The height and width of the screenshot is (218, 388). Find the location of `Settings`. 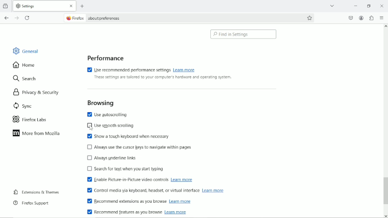

Settings is located at coordinates (39, 6).